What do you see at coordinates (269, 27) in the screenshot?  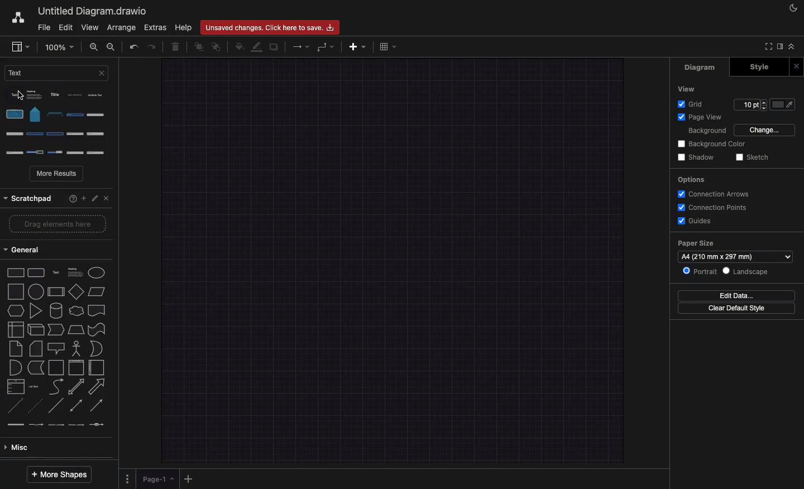 I see `Unsaved changes. Click here to save.` at bounding box center [269, 27].